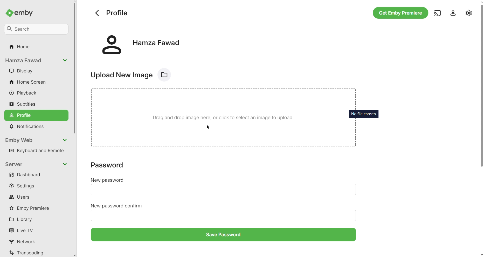 Image resolution: width=484 pixels, height=257 pixels. I want to click on Profile, so click(37, 115).